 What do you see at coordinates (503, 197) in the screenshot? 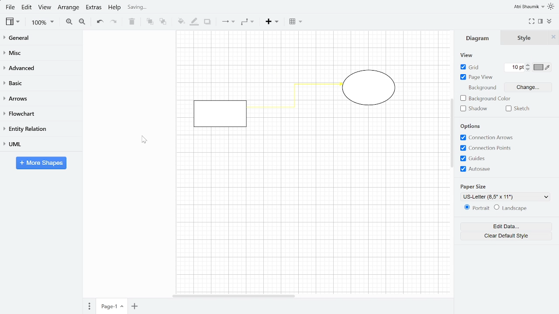
I see `Current paper size` at bounding box center [503, 197].